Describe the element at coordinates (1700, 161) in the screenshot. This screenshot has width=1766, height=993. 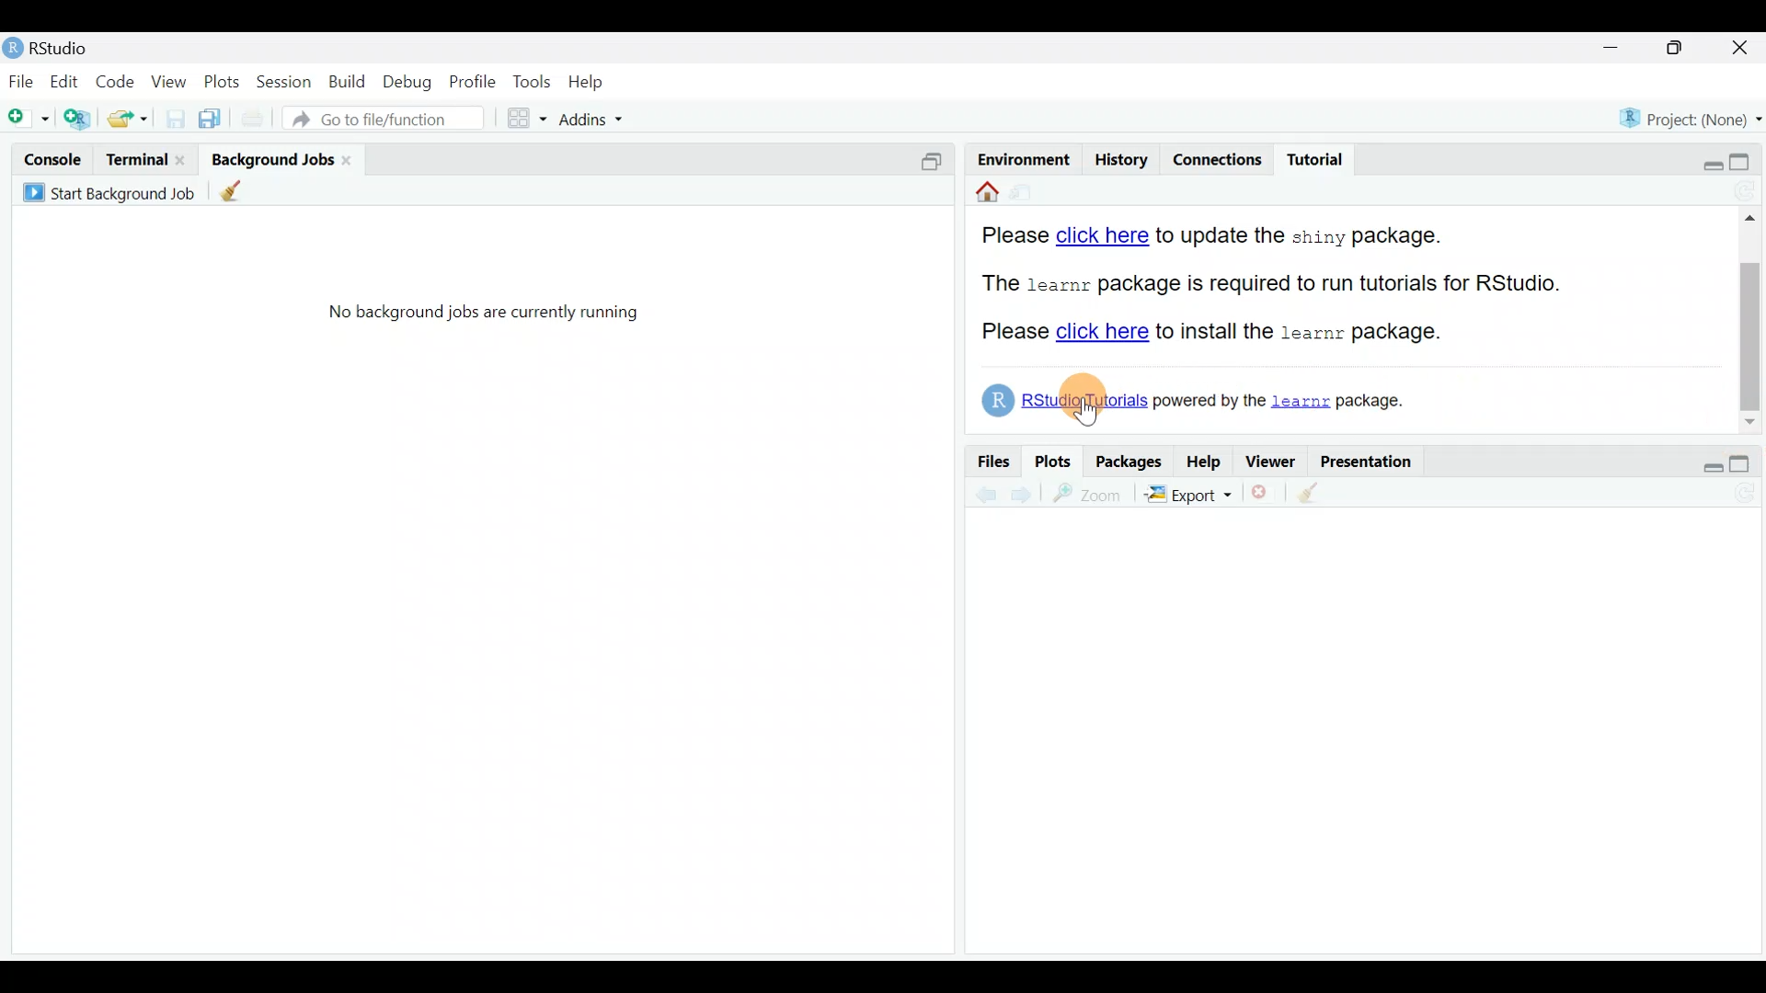
I see `Restore down` at that location.